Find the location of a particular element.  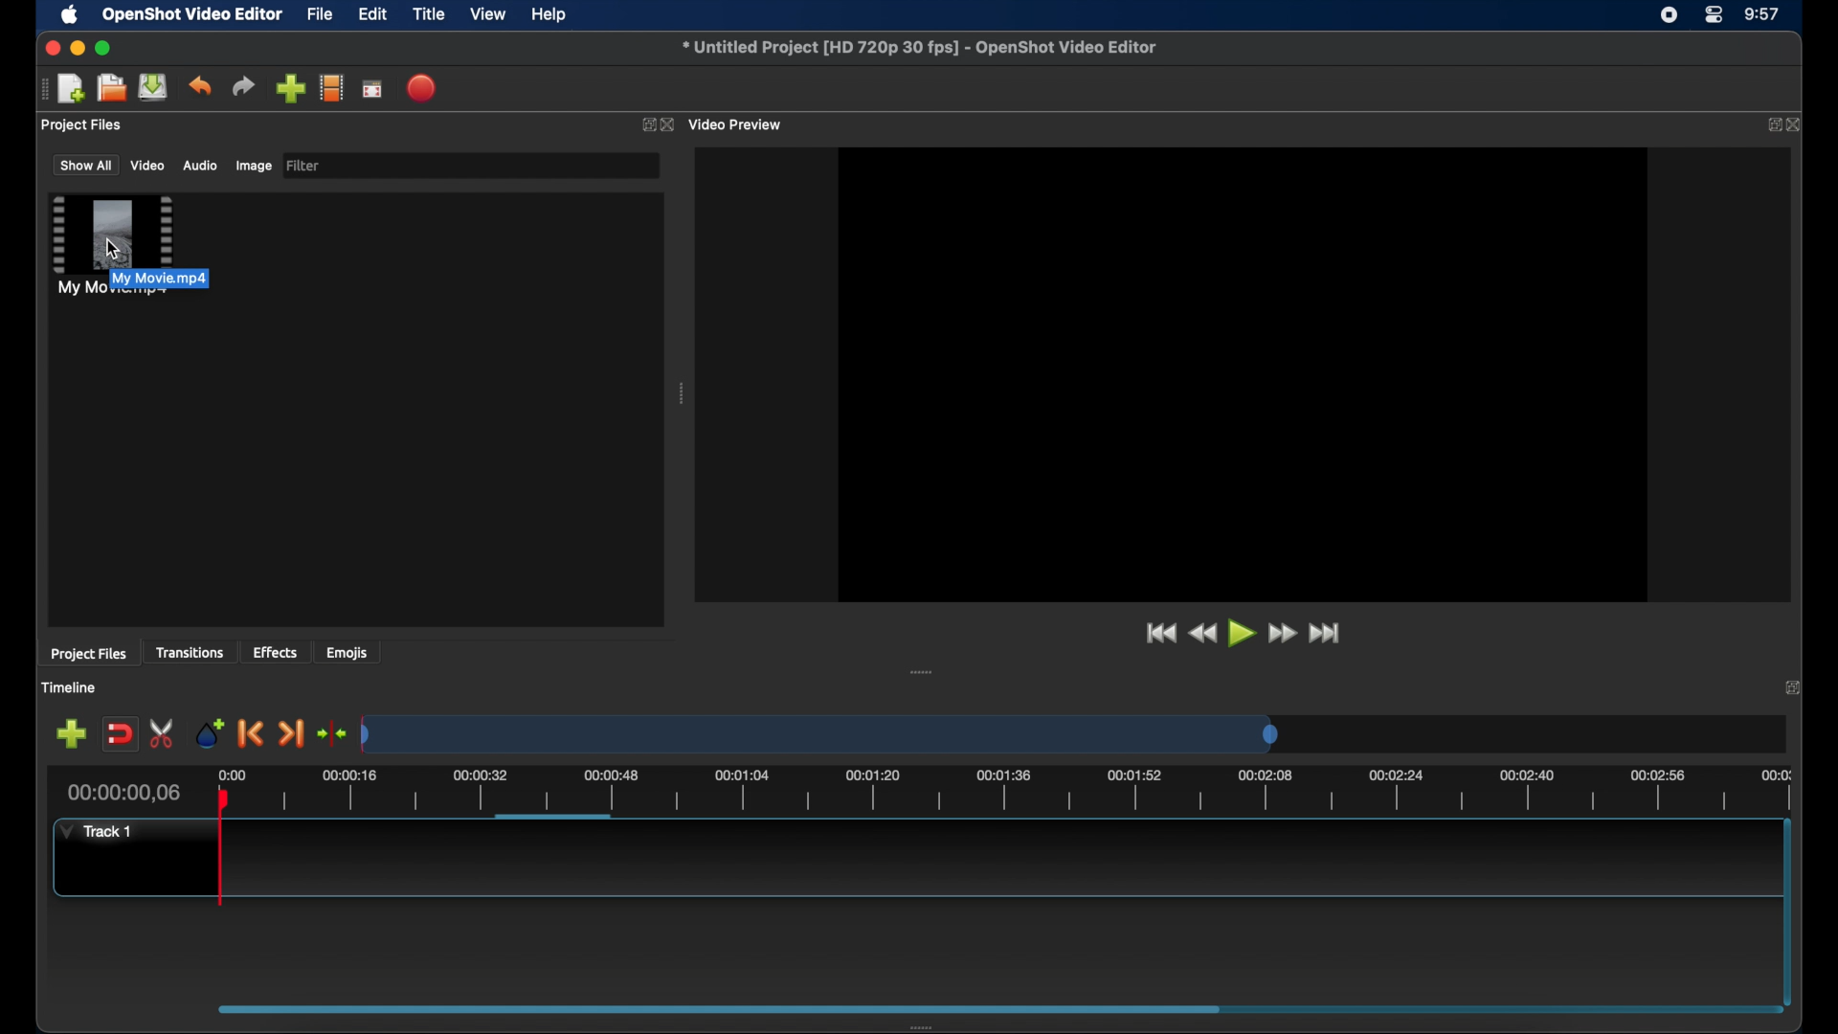

jumpt to  end is located at coordinates (1326, 633).